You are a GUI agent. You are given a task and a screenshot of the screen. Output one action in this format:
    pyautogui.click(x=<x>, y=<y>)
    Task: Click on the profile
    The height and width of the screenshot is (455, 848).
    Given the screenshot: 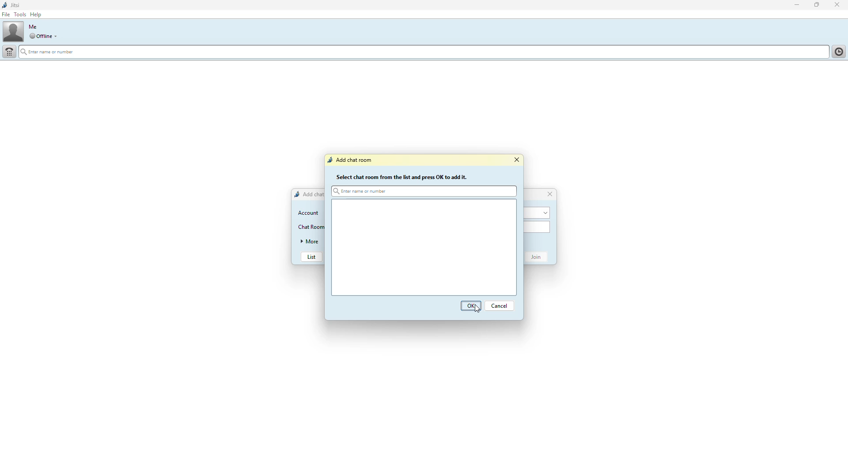 What is the action you would take?
    pyautogui.click(x=14, y=31)
    